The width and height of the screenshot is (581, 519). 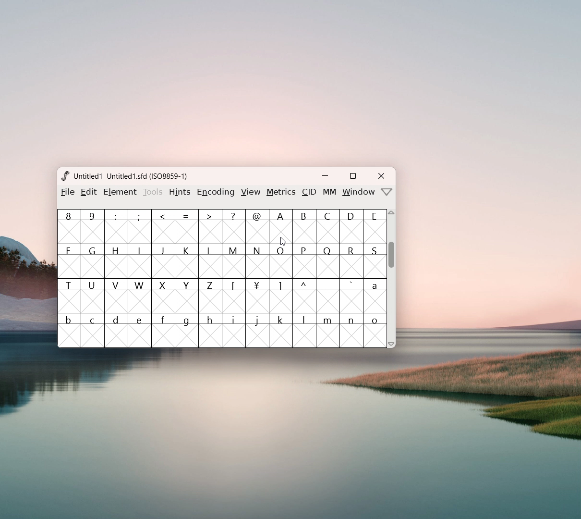 I want to click on l, so click(x=305, y=331).